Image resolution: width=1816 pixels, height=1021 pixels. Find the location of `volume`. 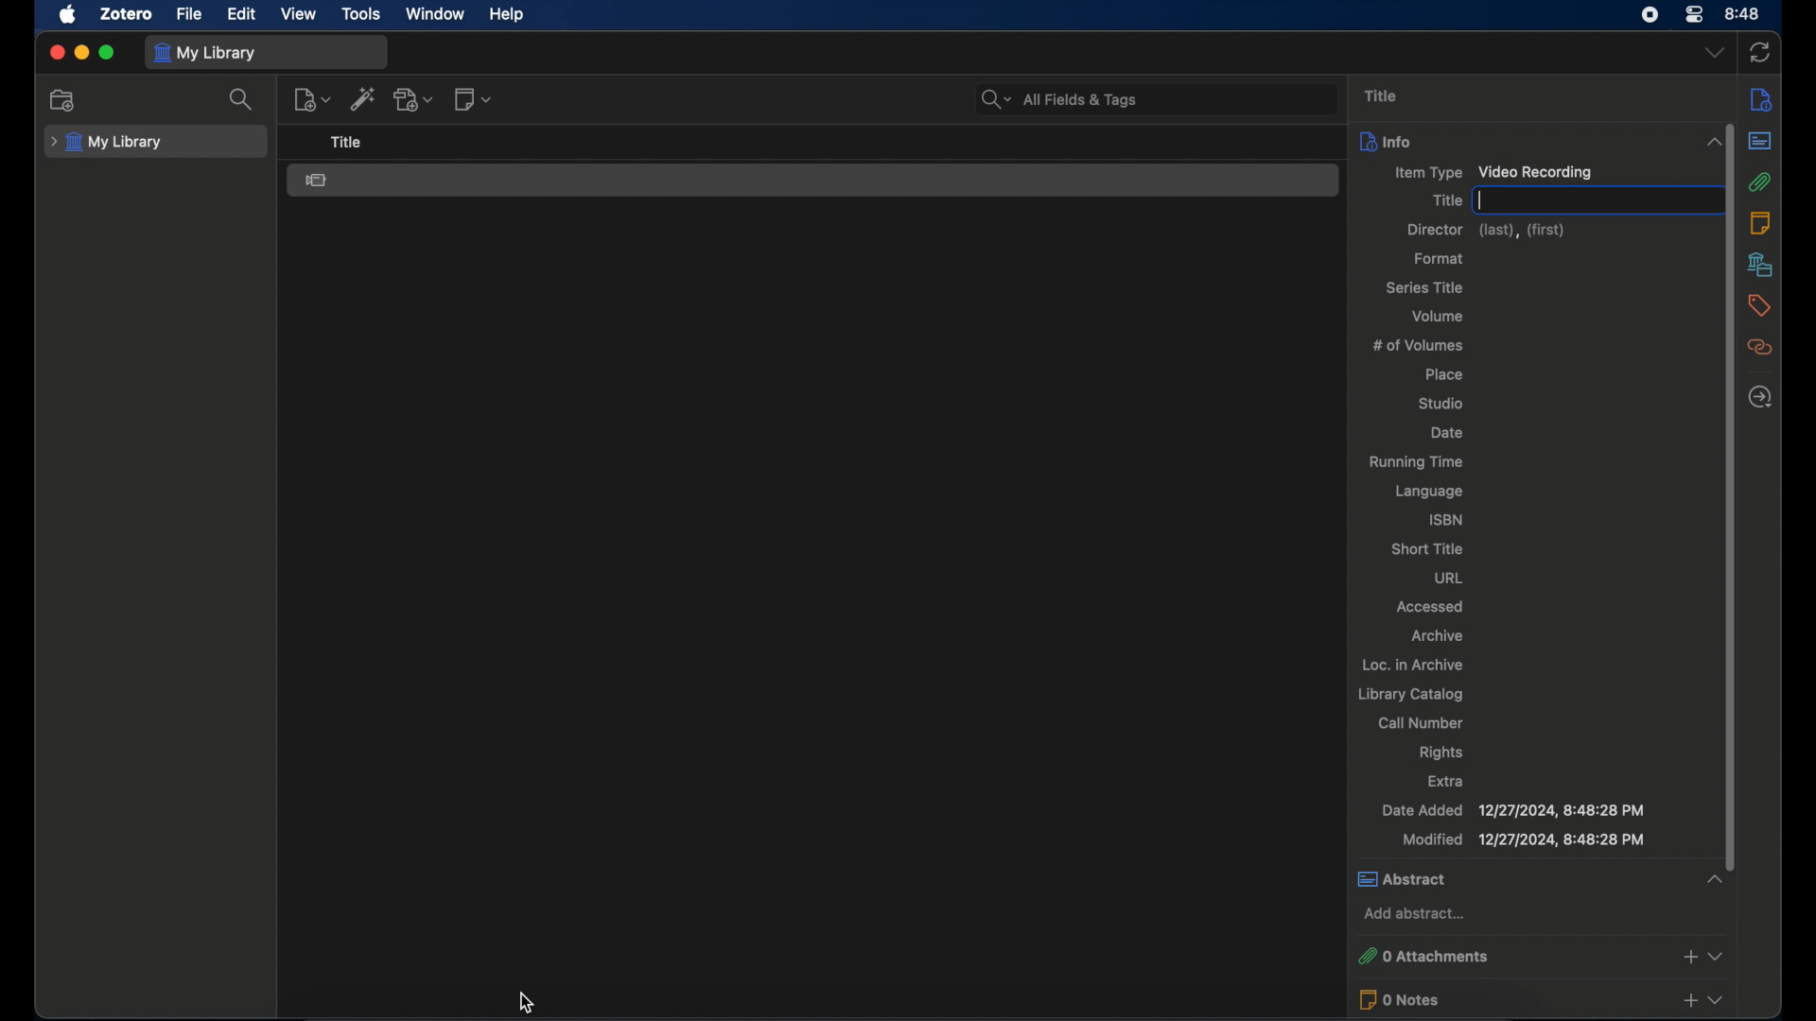

volume is located at coordinates (1438, 316).